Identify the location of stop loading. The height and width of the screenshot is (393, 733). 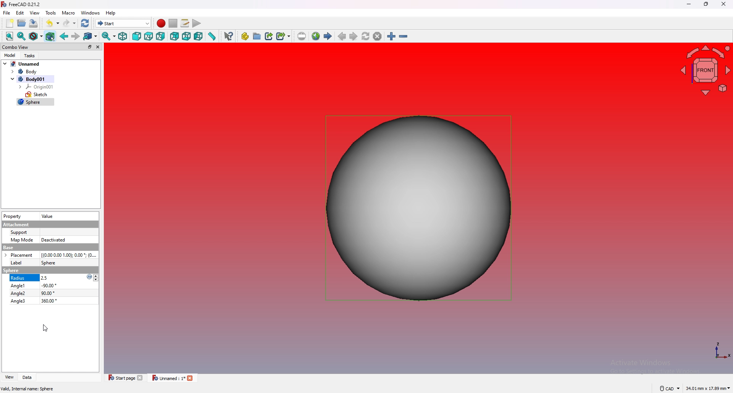
(377, 36).